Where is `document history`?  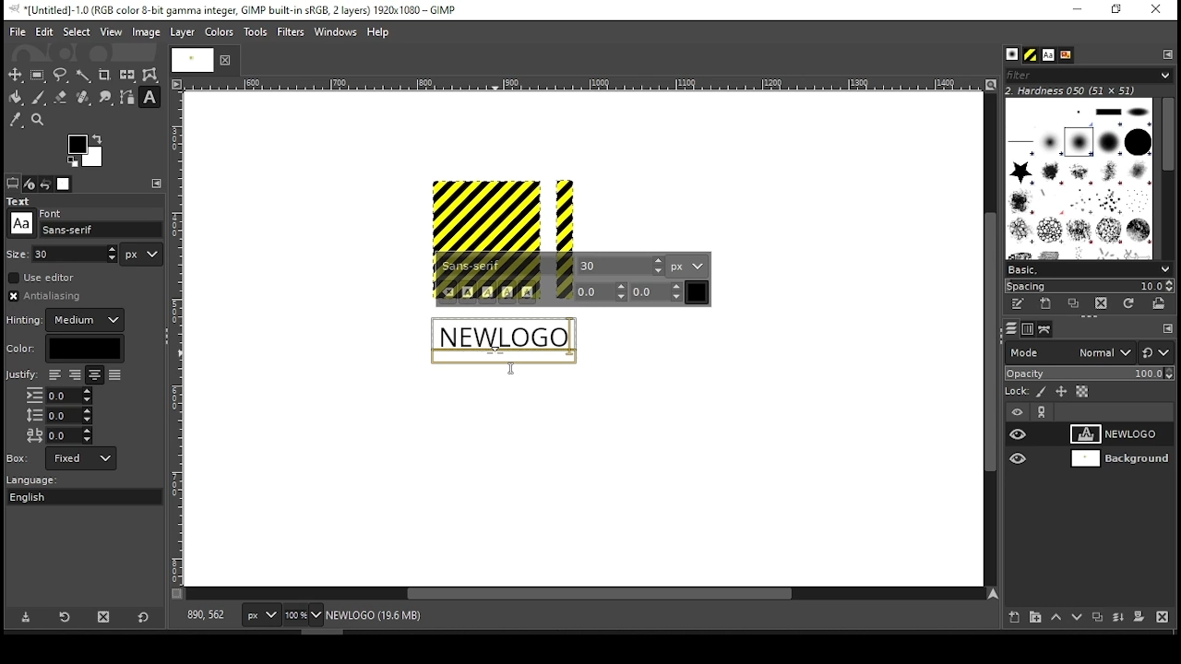 document history is located at coordinates (1065, 55).